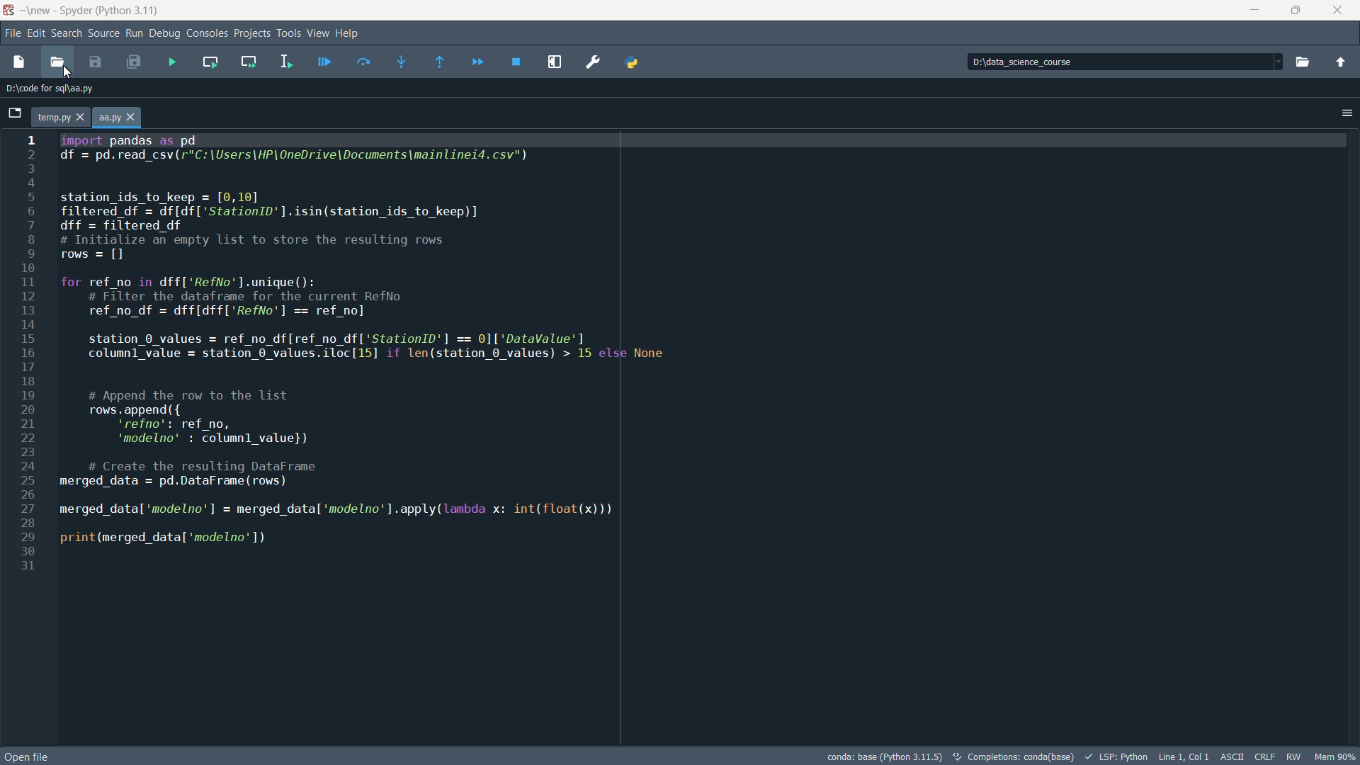 Image resolution: width=1360 pixels, height=765 pixels. Describe the element at coordinates (1276, 62) in the screenshot. I see `Dropdown` at that location.